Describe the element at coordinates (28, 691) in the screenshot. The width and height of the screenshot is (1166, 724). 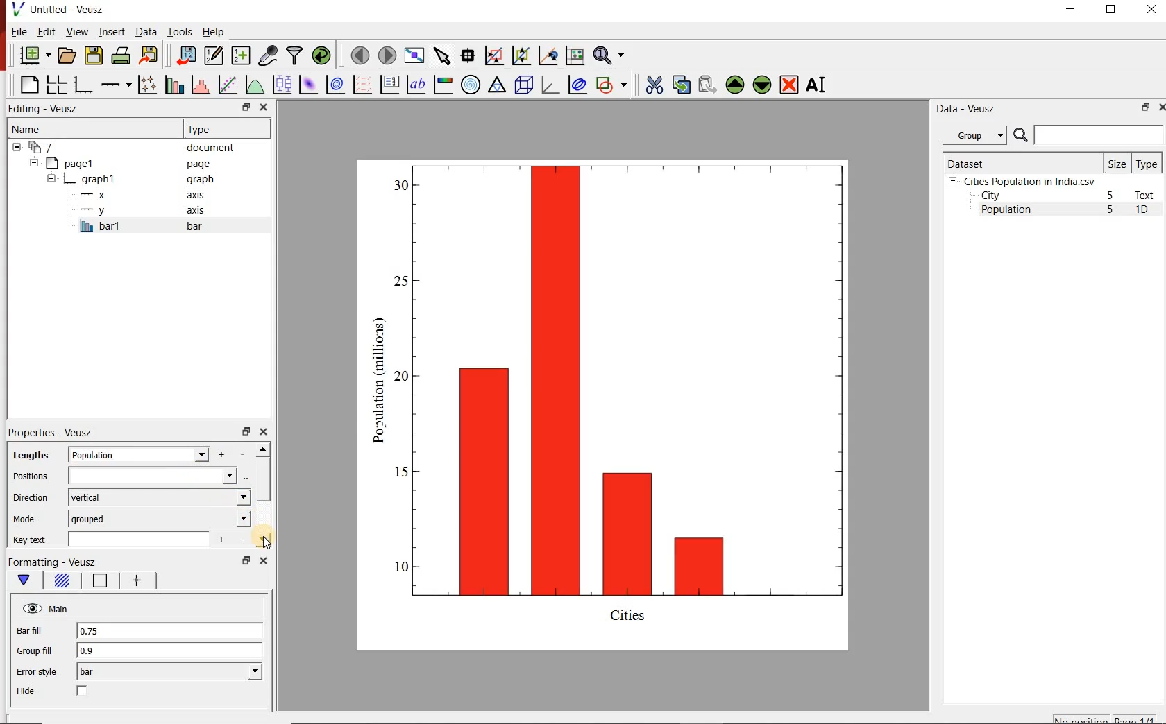
I see `Hide` at that location.